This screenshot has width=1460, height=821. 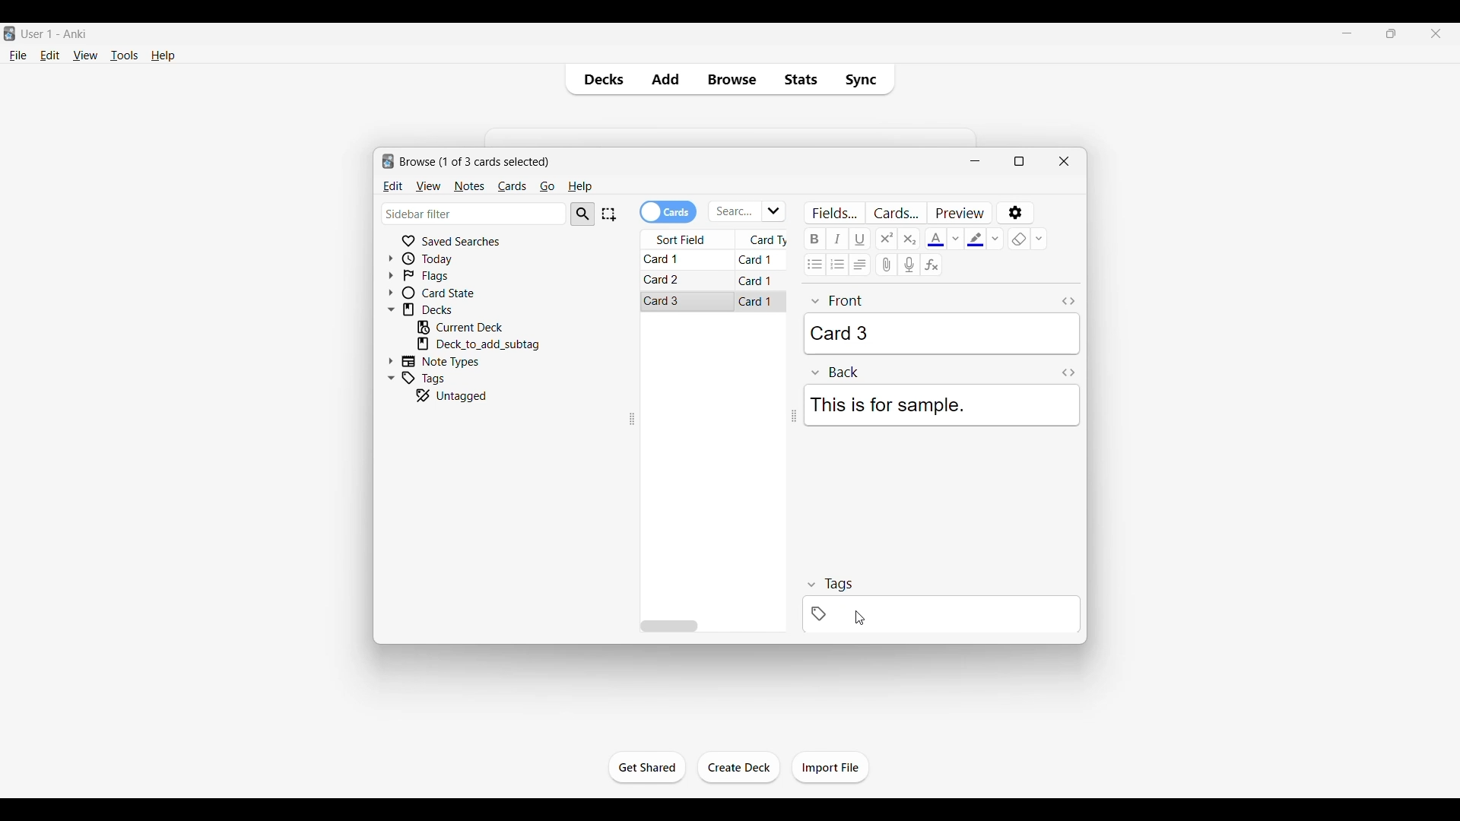 What do you see at coordinates (959, 213) in the screenshot?
I see `Preview selected card` at bounding box center [959, 213].